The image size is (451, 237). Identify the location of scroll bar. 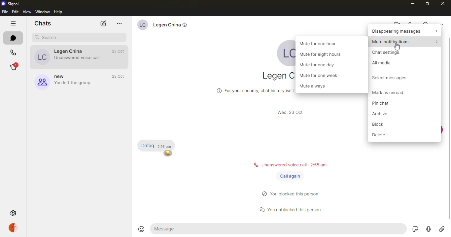
(449, 128).